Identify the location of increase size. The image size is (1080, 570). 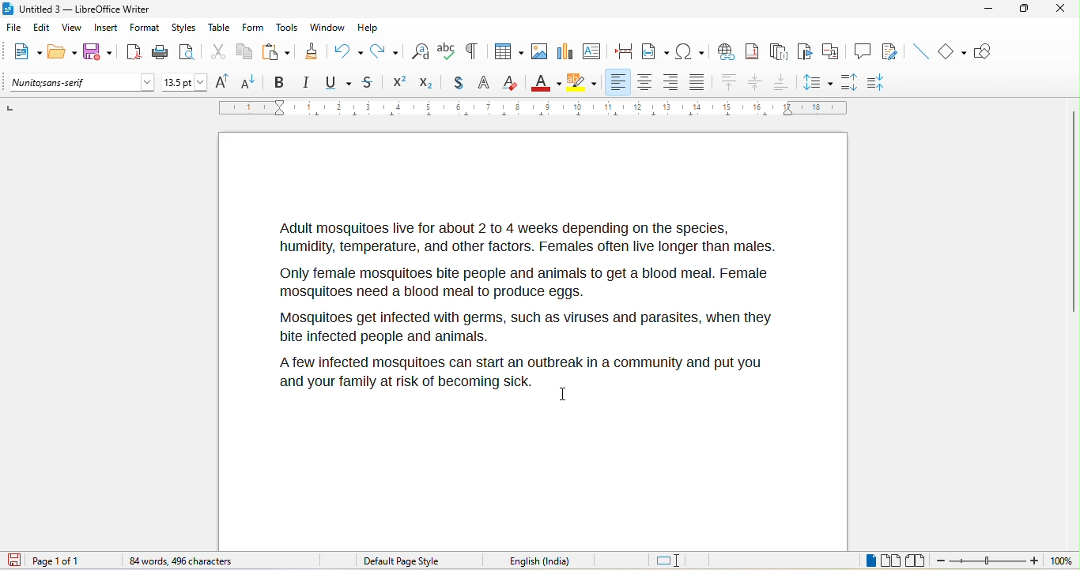
(220, 81).